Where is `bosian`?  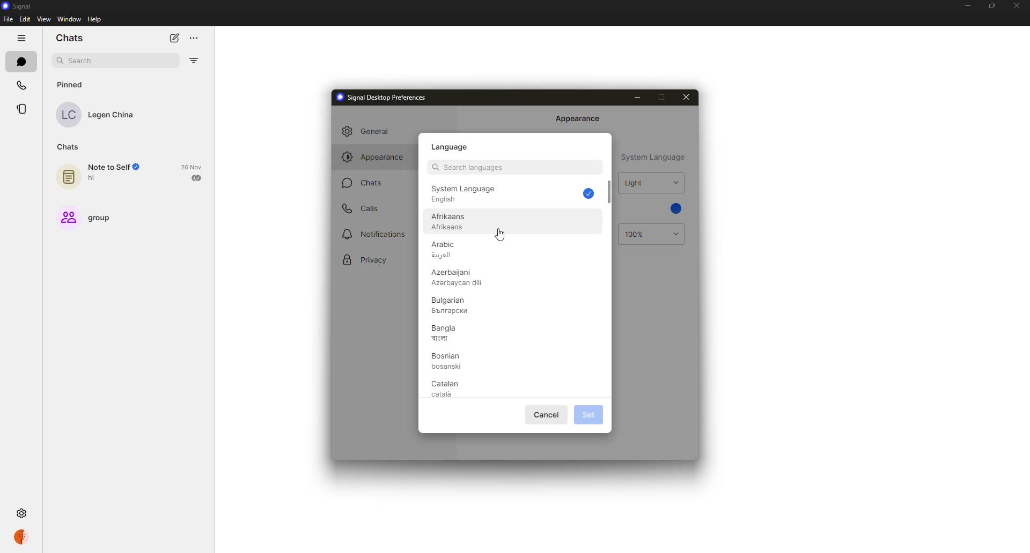 bosian is located at coordinates (447, 361).